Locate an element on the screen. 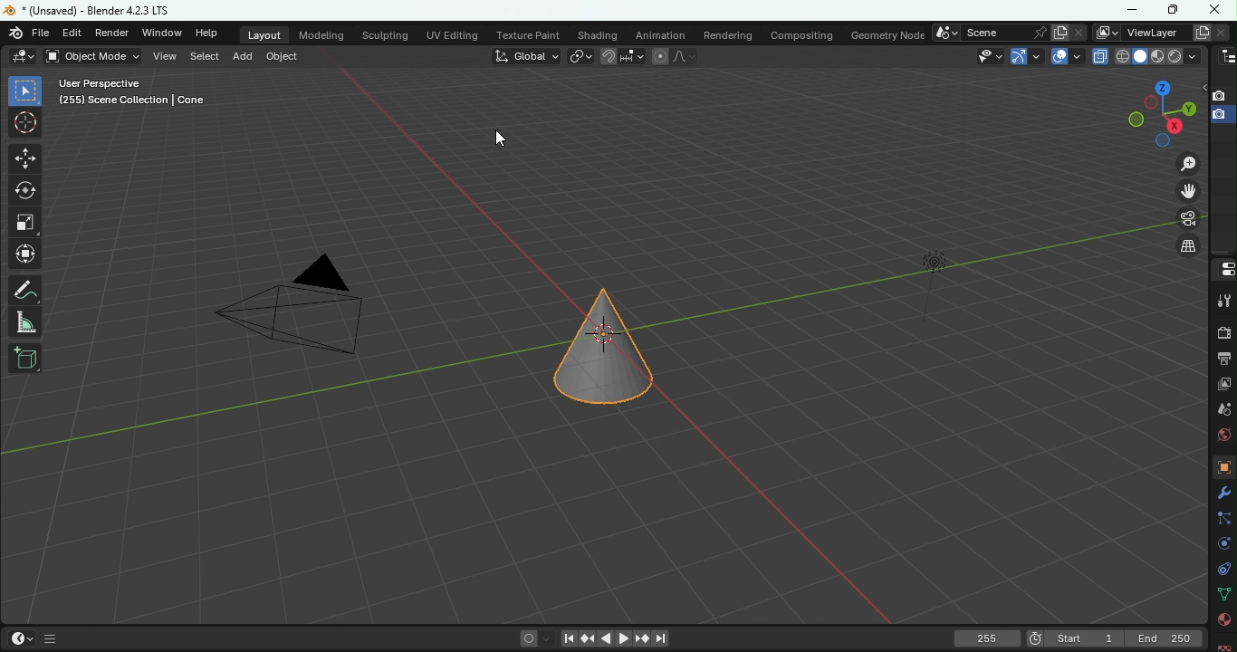 This screenshot has height=652, width=1237. Rendering is located at coordinates (729, 34).